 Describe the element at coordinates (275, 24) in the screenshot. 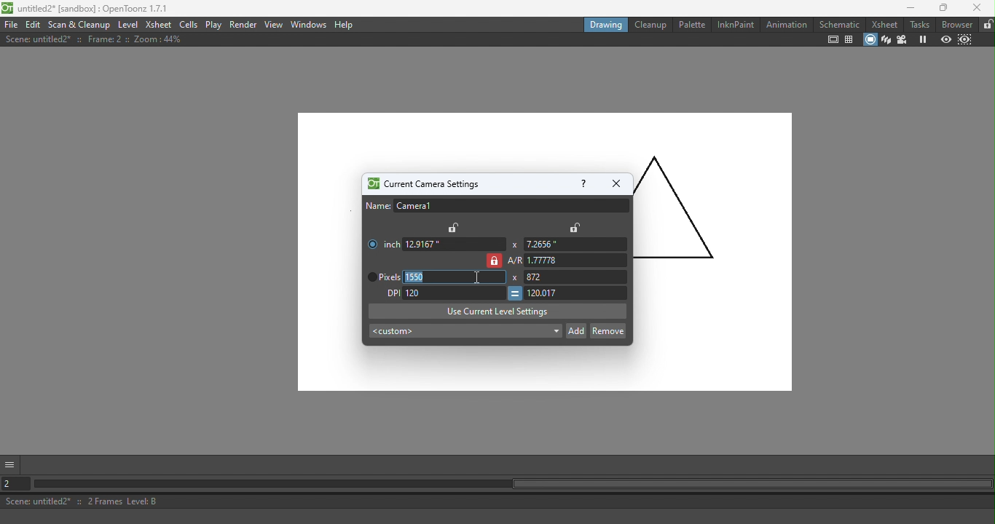

I see `View` at that location.